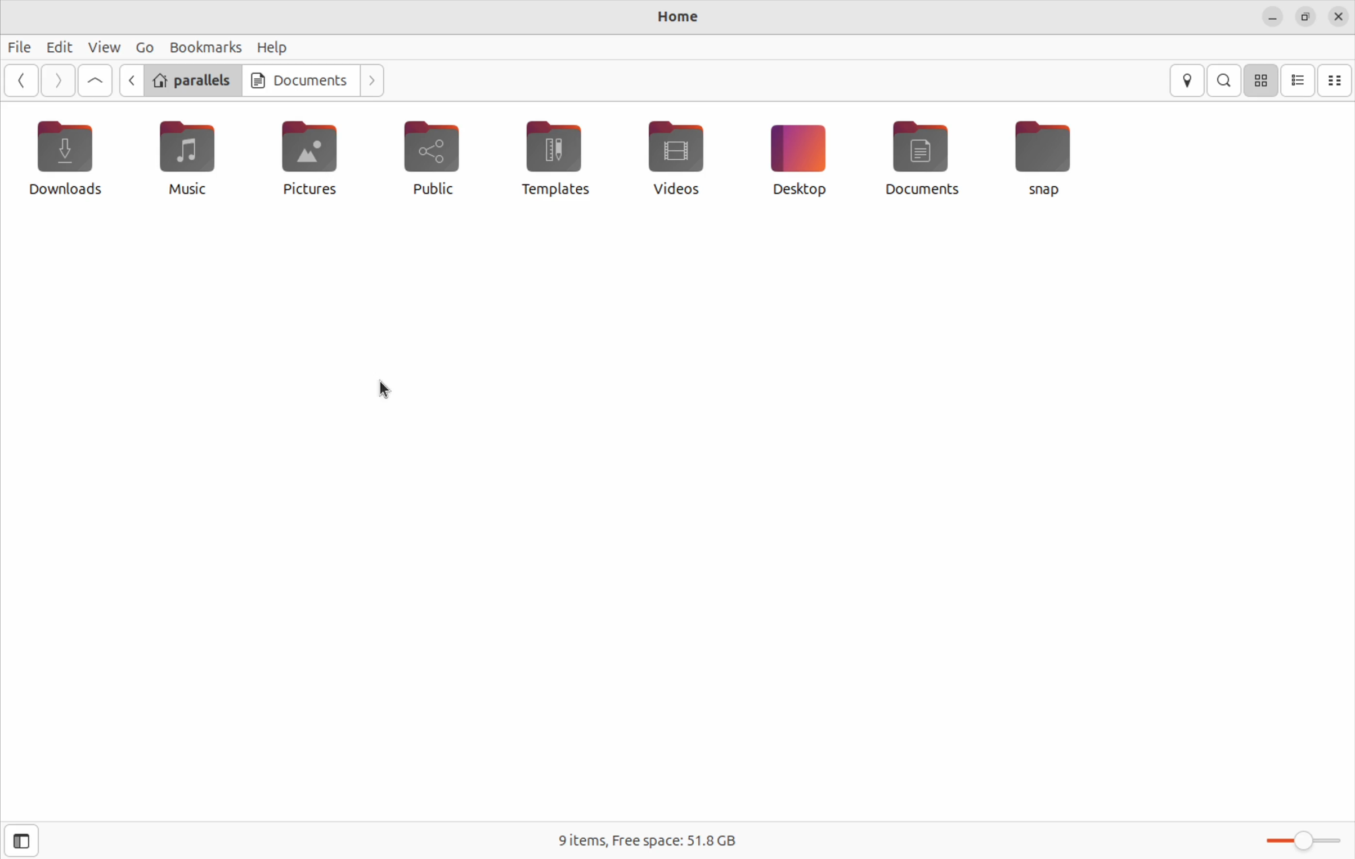 The height and width of the screenshot is (859, 1355). Describe the element at coordinates (274, 48) in the screenshot. I see `help` at that location.